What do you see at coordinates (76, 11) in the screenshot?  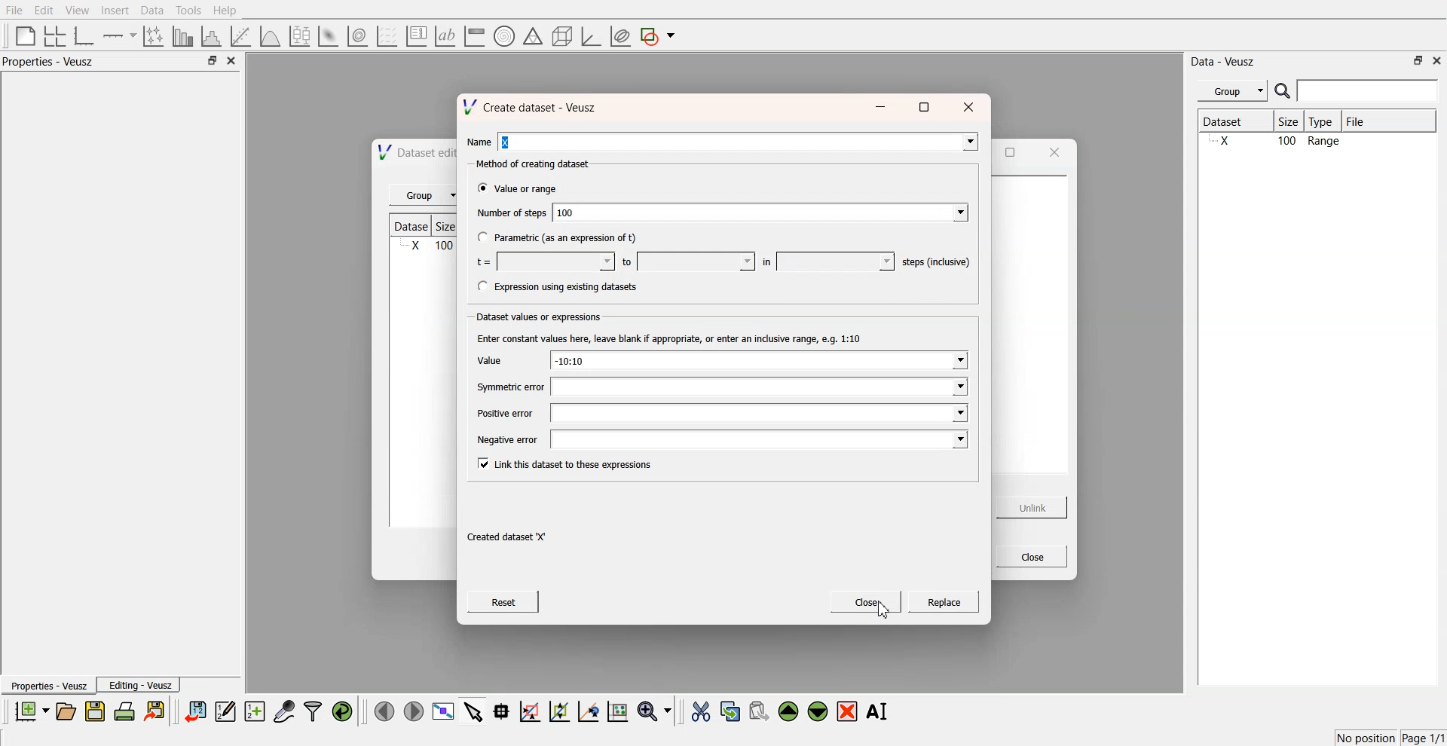 I see `View` at bounding box center [76, 11].